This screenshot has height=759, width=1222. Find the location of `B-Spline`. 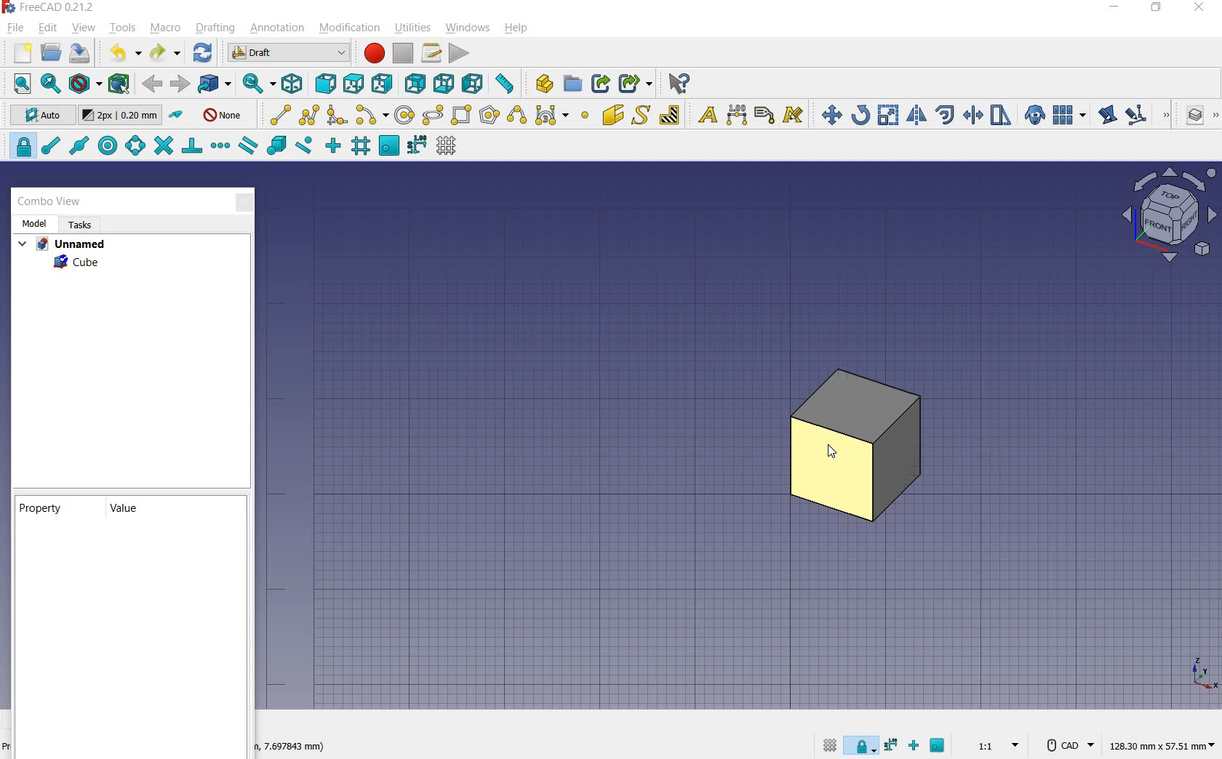

B-Spline is located at coordinates (516, 116).